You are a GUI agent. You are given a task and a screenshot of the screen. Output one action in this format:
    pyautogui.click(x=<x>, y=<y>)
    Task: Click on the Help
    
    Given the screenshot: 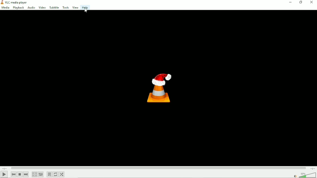 What is the action you would take?
    pyautogui.click(x=85, y=8)
    